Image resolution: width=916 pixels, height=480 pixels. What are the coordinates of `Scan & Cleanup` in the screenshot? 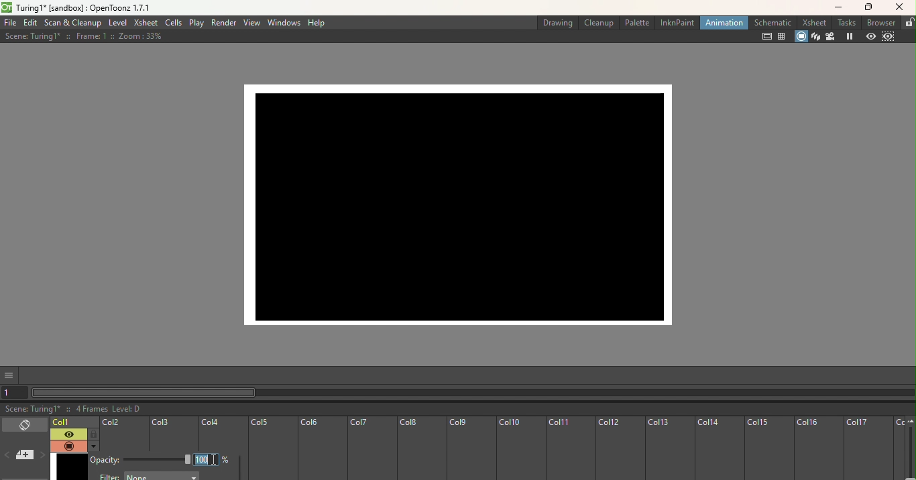 It's located at (73, 23).